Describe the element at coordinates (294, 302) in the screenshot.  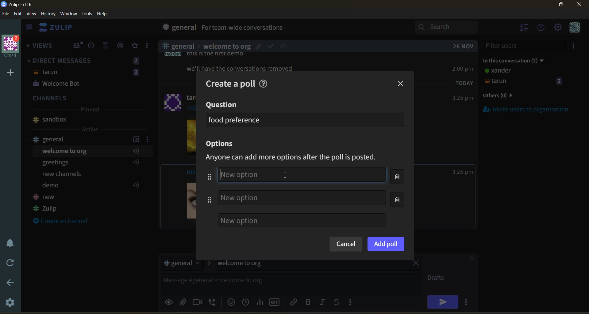
I see `link` at that location.